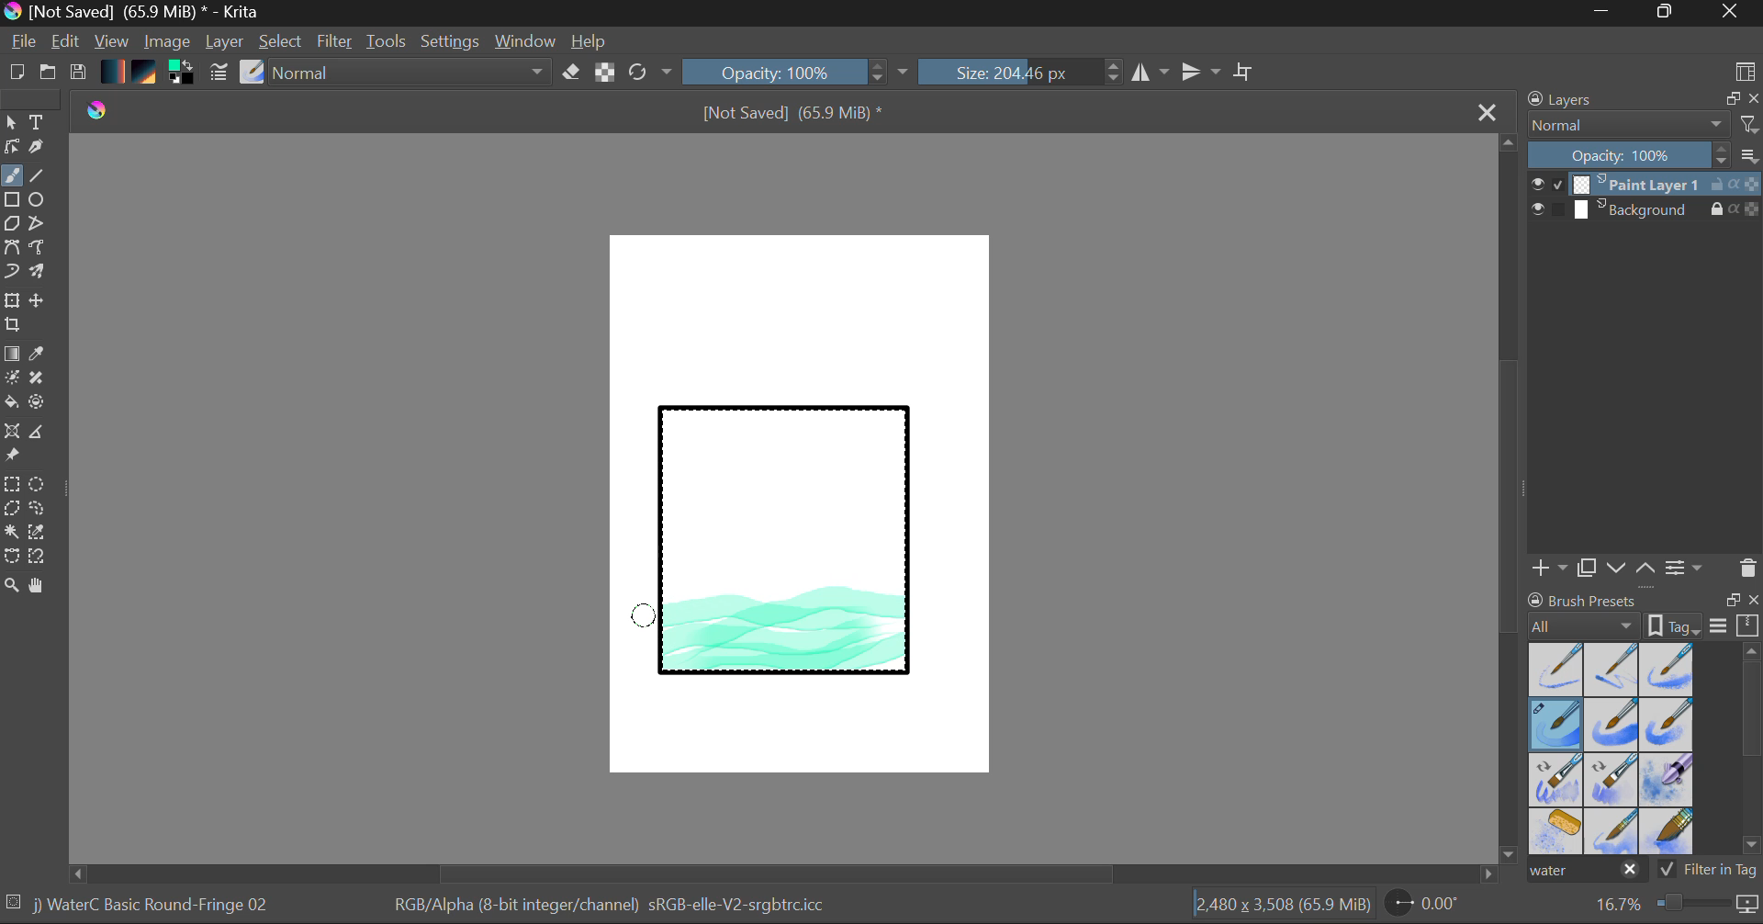 This screenshot has width=1763, height=924. What do you see at coordinates (798, 72) in the screenshot?
I see `Opacity` at bounding box center [798, 72].